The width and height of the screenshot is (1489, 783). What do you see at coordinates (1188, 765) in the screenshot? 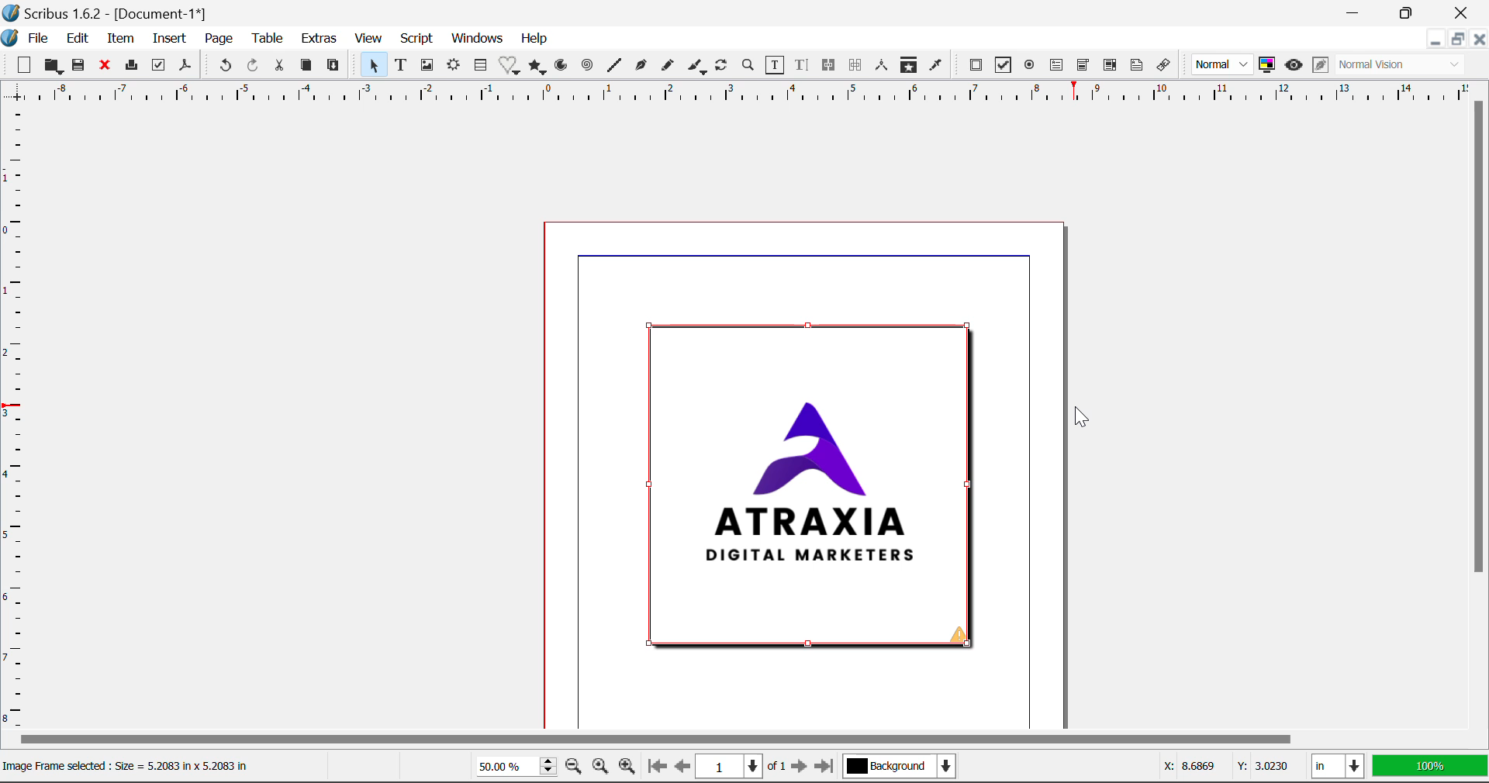
I see `X: 8.6869` at bounding box center [1188, 765].